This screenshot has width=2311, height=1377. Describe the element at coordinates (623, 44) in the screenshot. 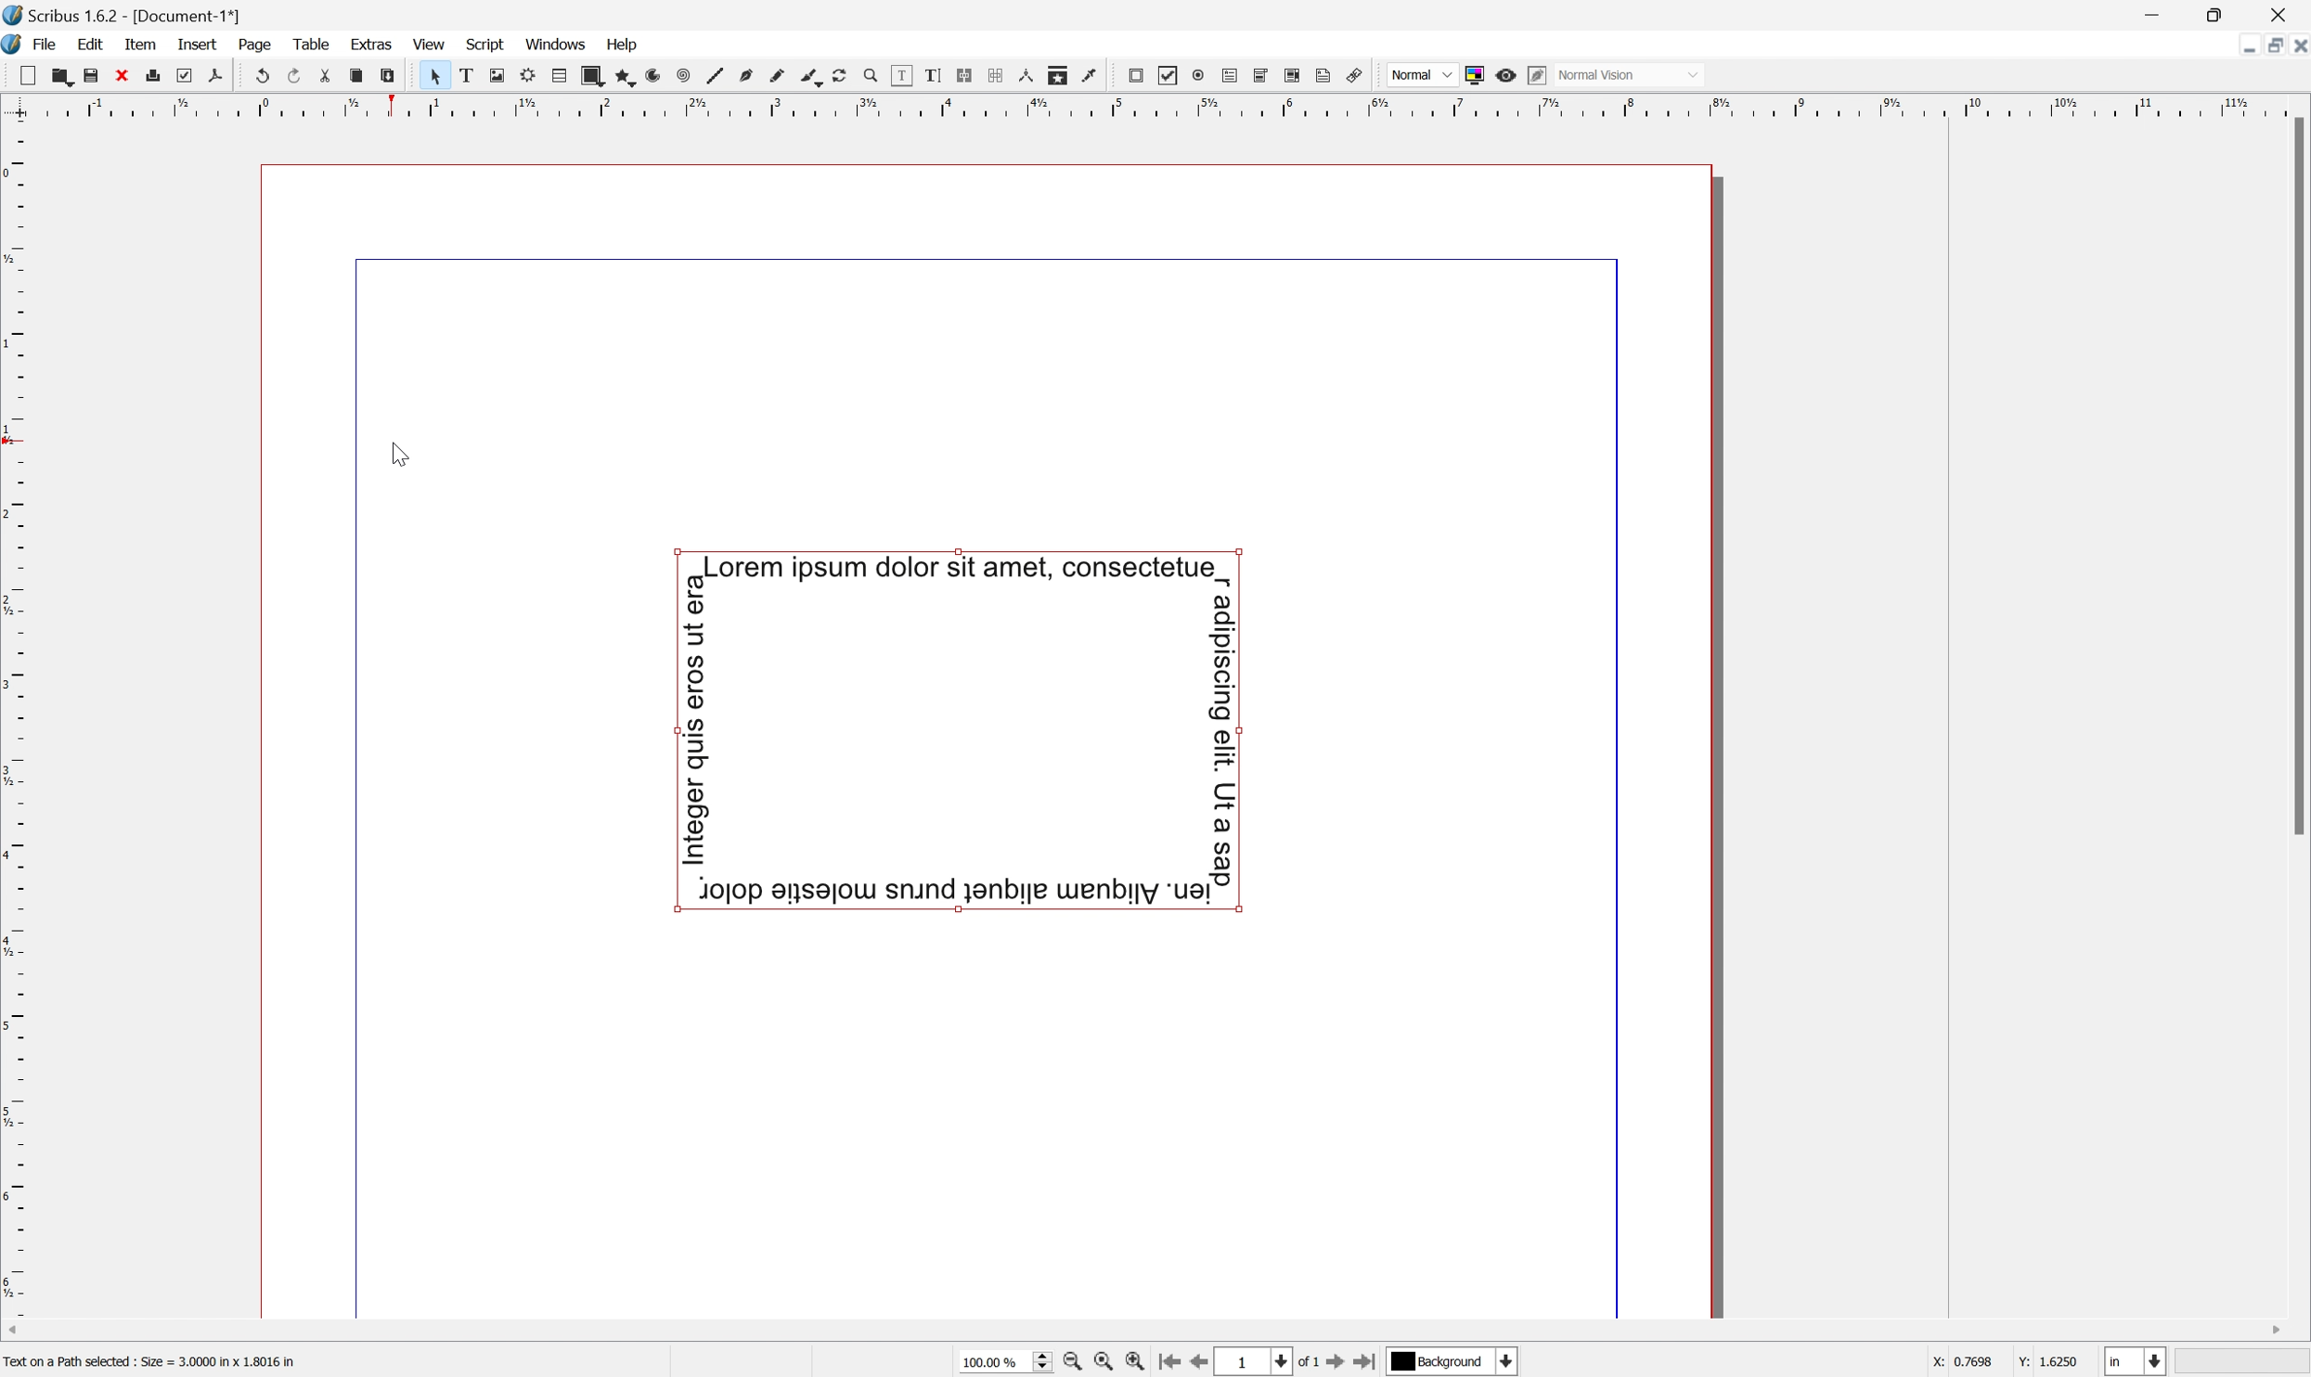

I see `Help` at that location.